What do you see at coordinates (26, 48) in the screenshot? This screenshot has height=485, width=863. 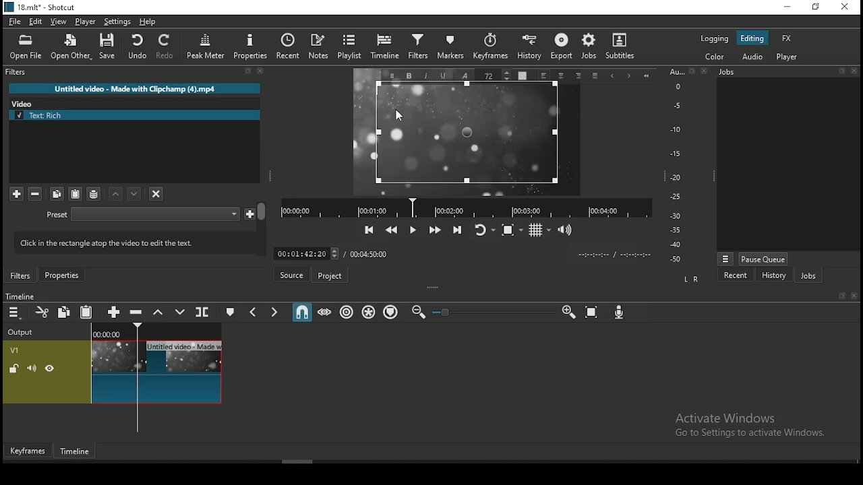 I see `open file` at bounding box center [26, 48].